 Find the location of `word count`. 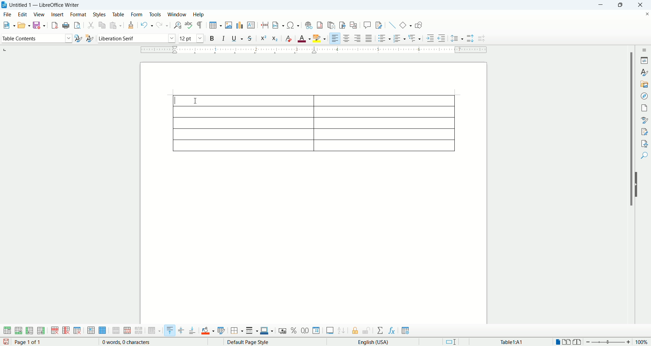

word count is located at coordinates (126, 342).